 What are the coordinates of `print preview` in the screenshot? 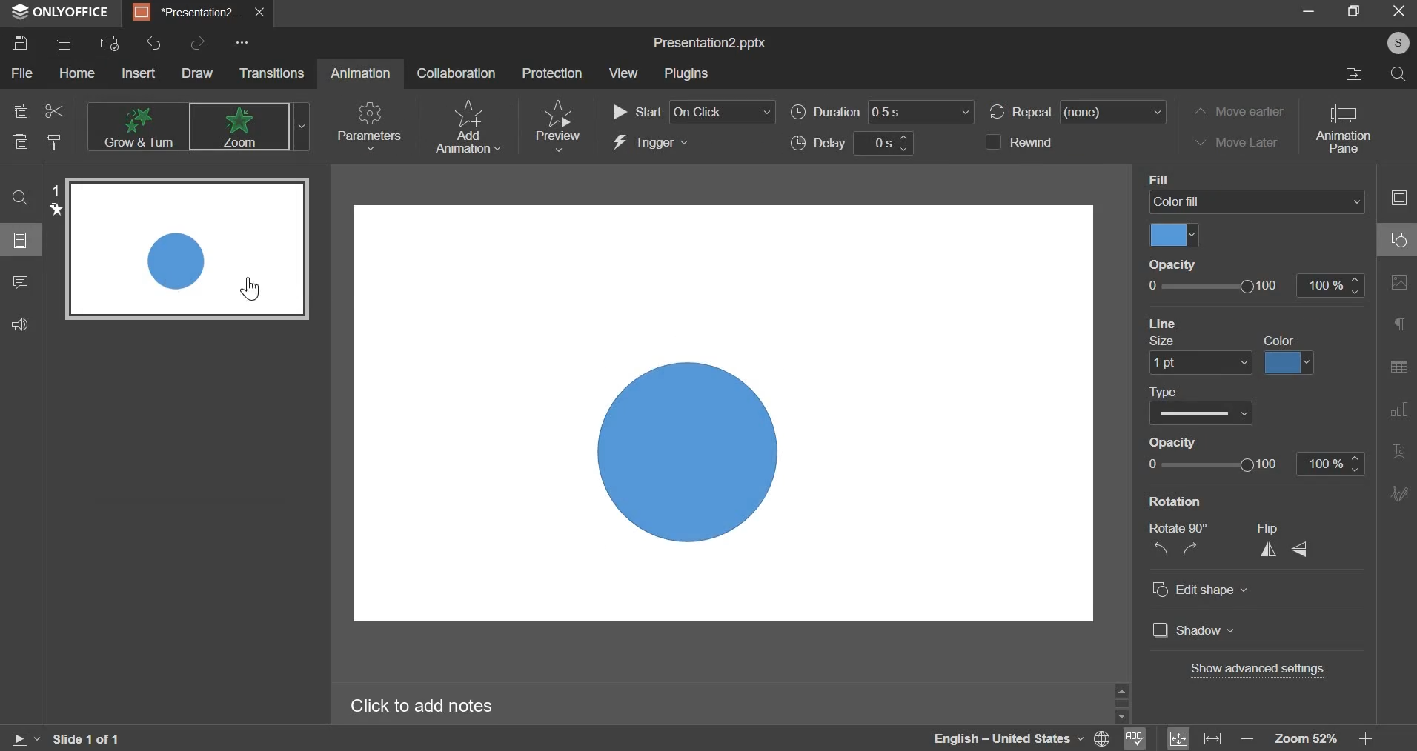 It's located at (111, 43).